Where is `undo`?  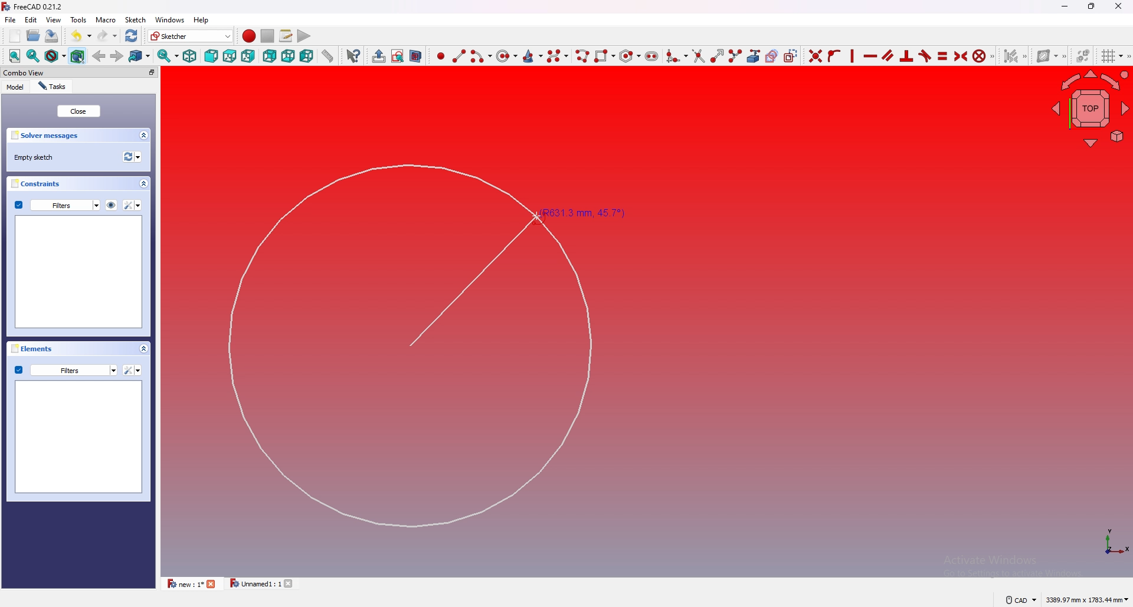 undo is located at coordinates (81, 36).